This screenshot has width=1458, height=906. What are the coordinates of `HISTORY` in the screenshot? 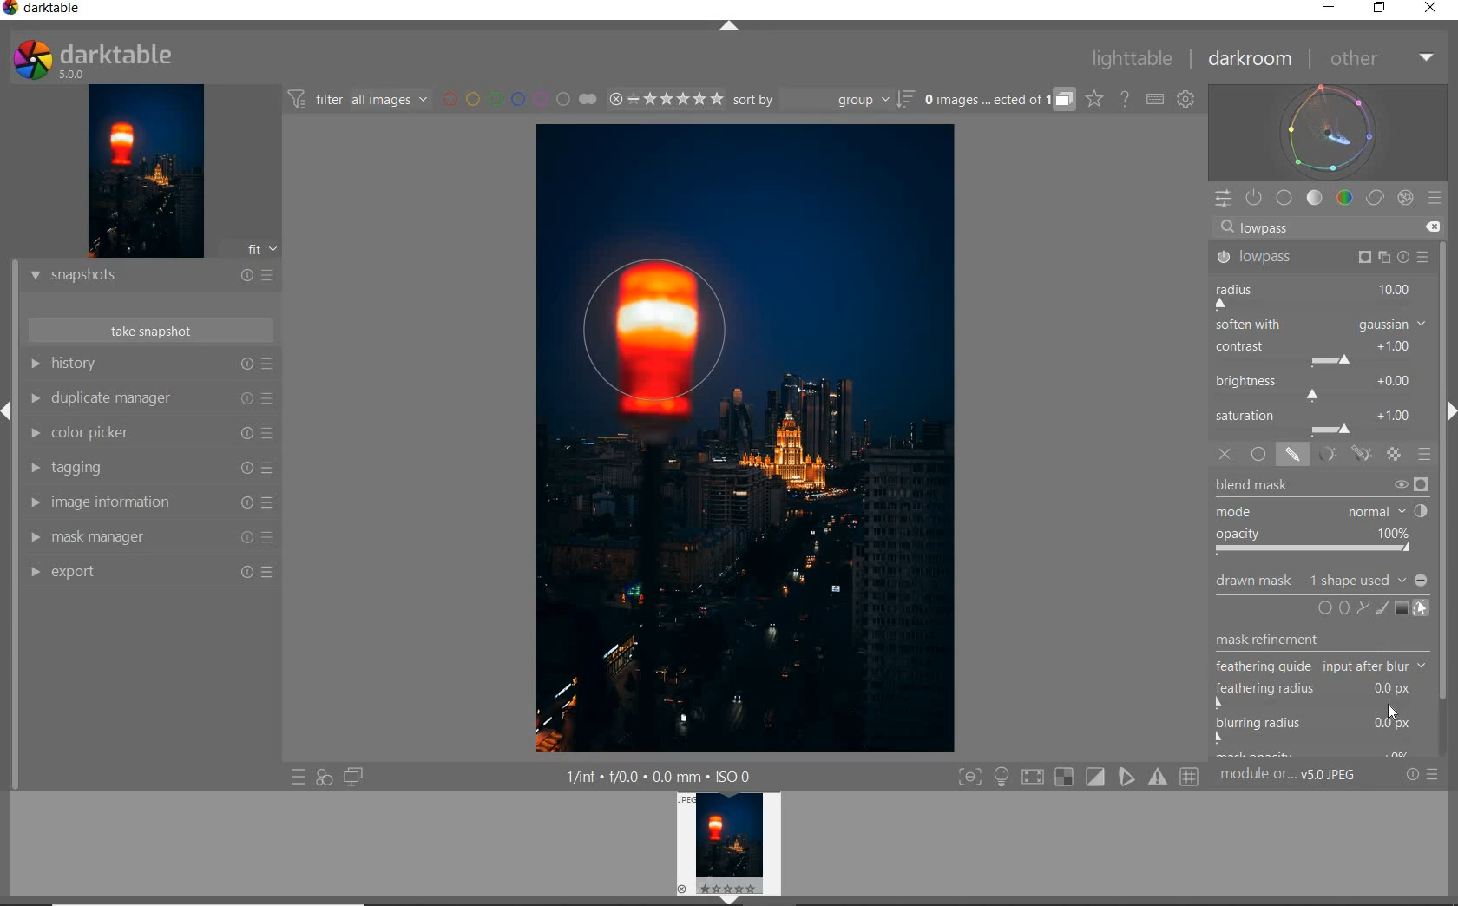 It's located at (149, 365).